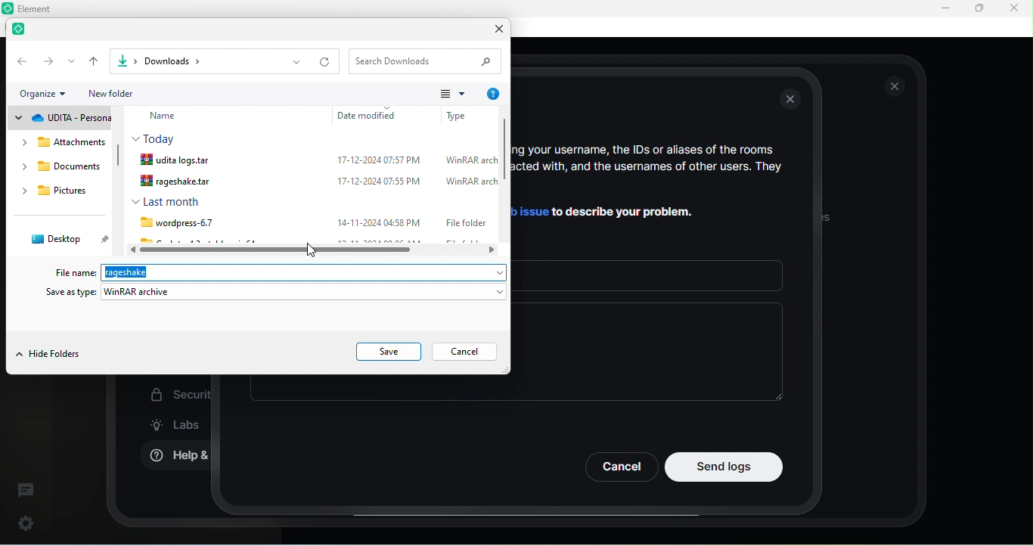 The height and width of the screenshot is (546, 1033). I want to click on minimize, so click(942, 9).